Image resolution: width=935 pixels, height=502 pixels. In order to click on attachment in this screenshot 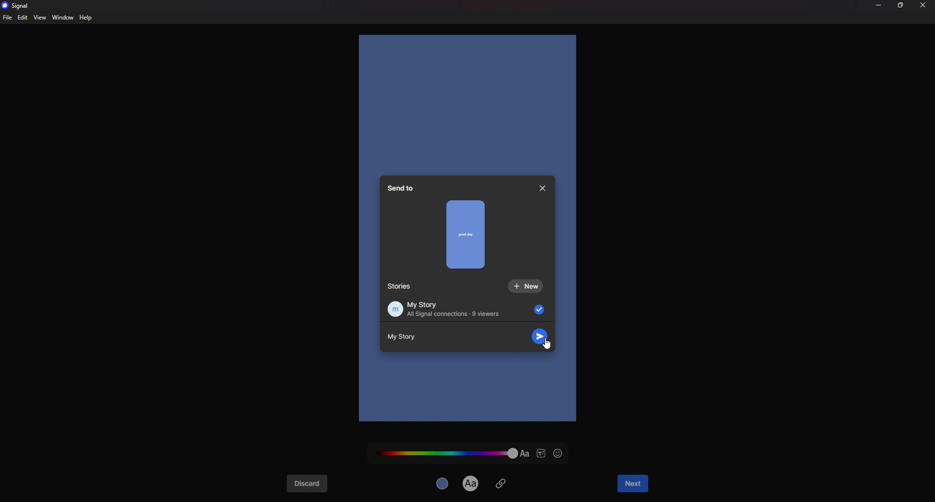, I will do `click(501, 483)`.